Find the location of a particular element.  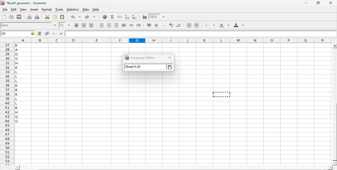

italic is located at coordinates (84, 25).